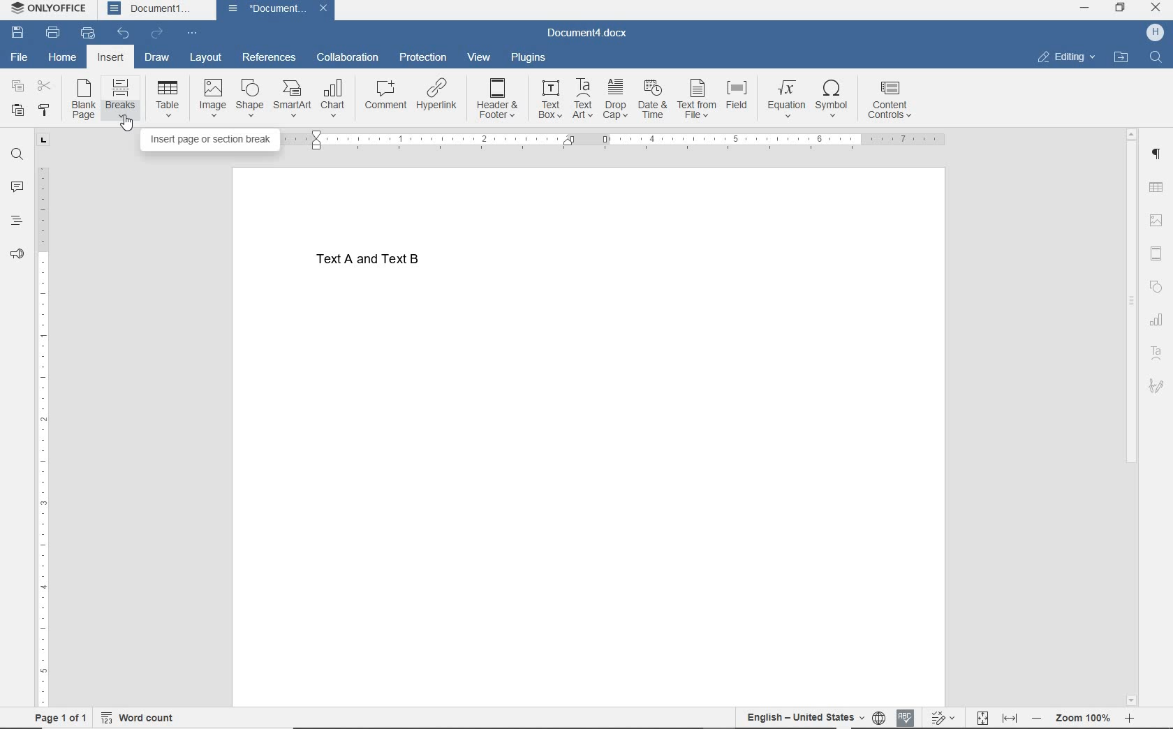 The width and height of the screenshot is (1173, 729). I want to click on SHAPE, so click(1156, 286).